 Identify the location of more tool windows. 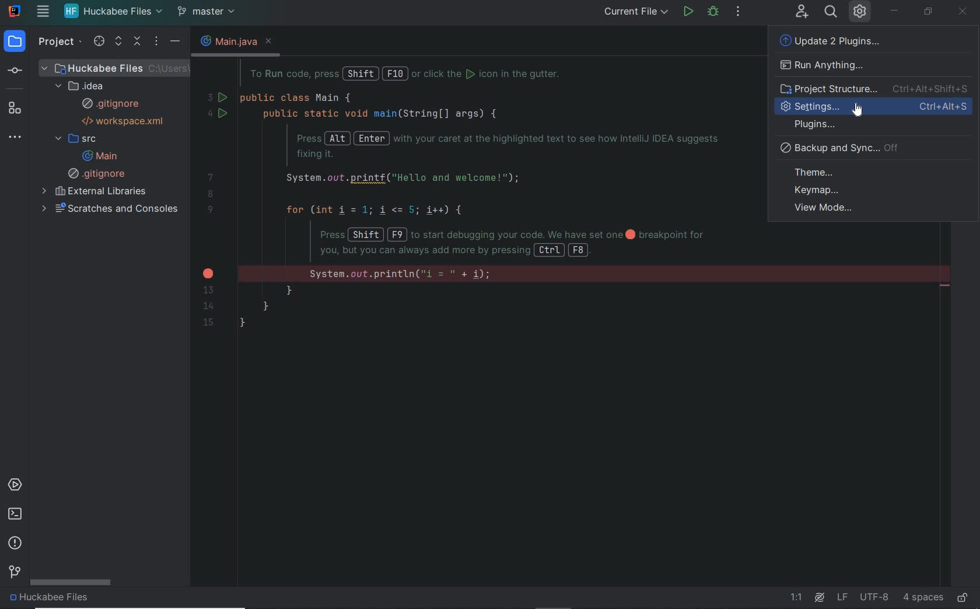
(19, 138).